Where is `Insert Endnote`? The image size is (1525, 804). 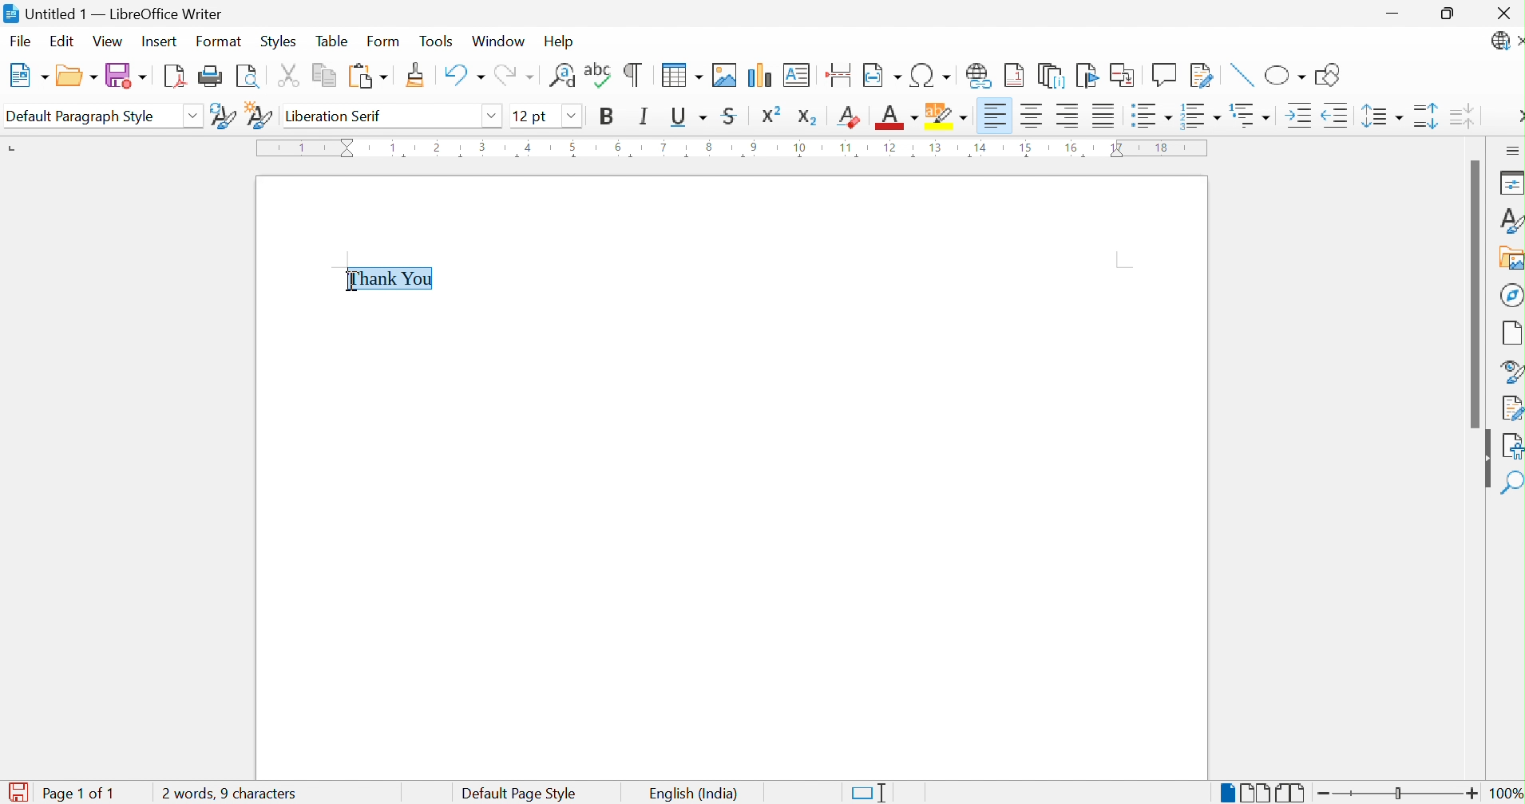 Insert Endnote is located at coordinates (1051, 77).